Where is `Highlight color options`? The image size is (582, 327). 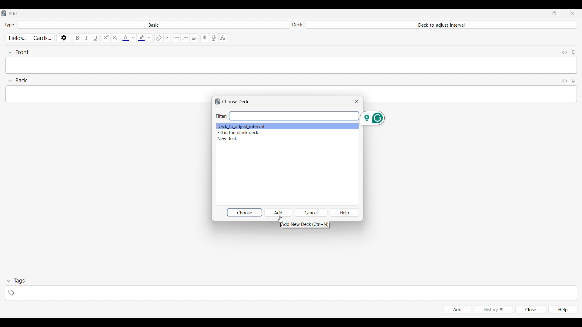 Highlight color options is located at coordinates (149, 38).